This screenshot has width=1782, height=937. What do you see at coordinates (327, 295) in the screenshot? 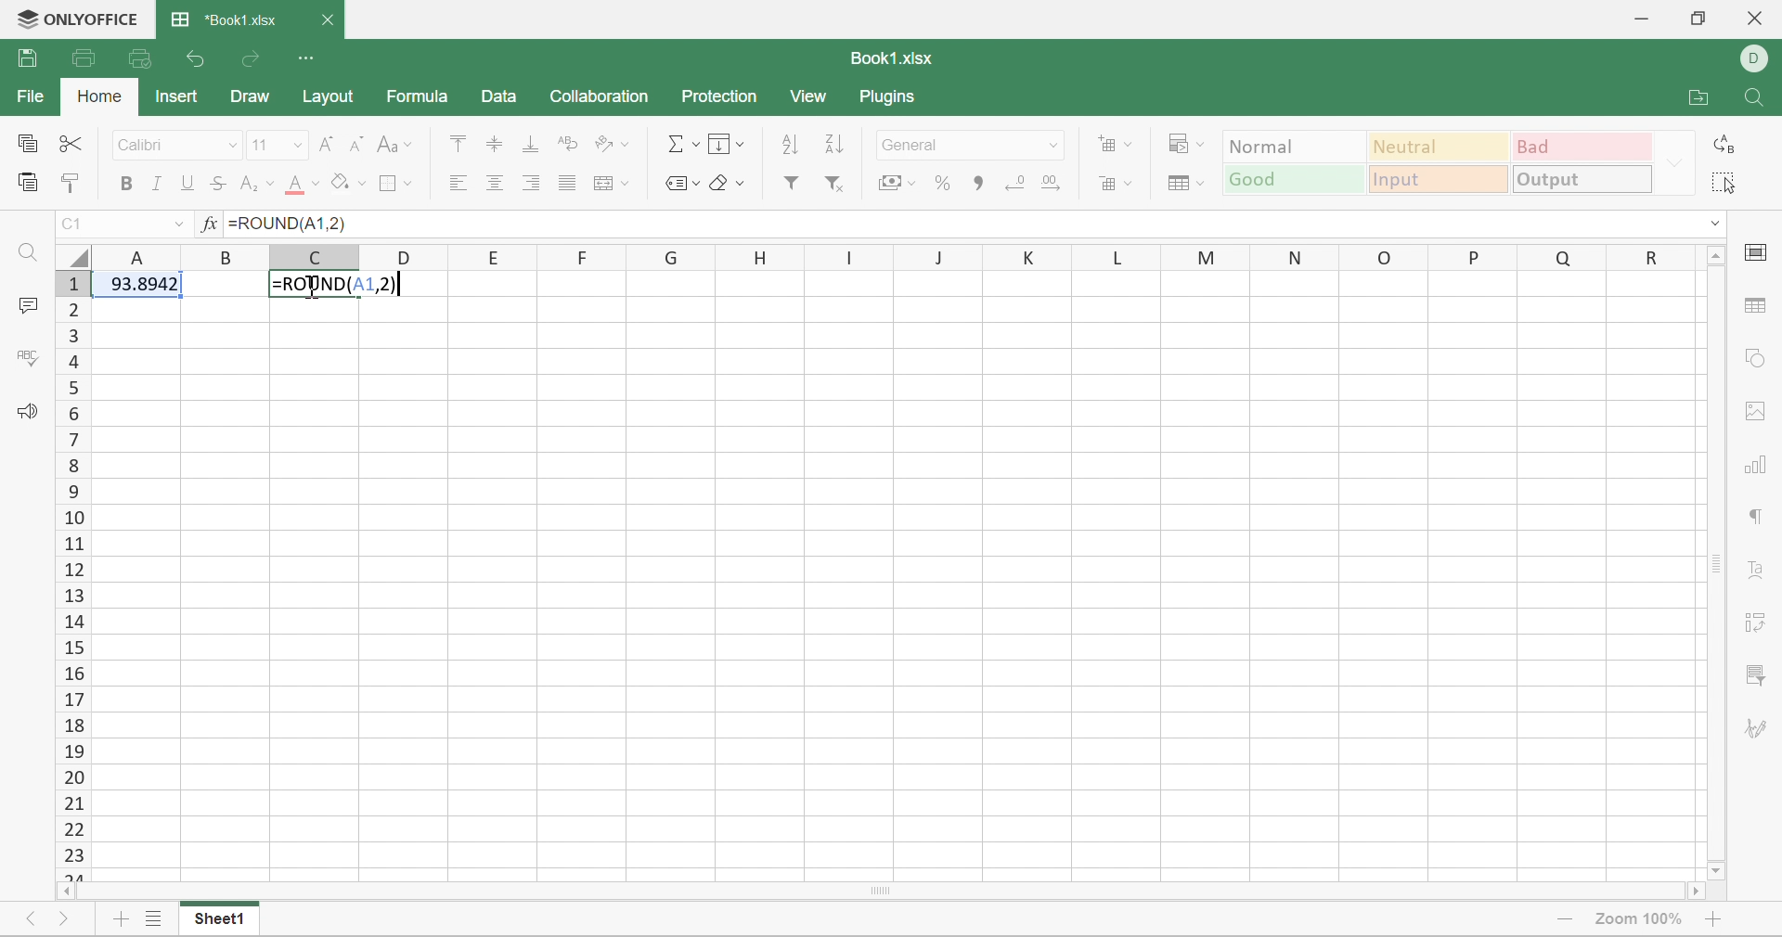
I see `cursor` at bounding box center [327, 295].